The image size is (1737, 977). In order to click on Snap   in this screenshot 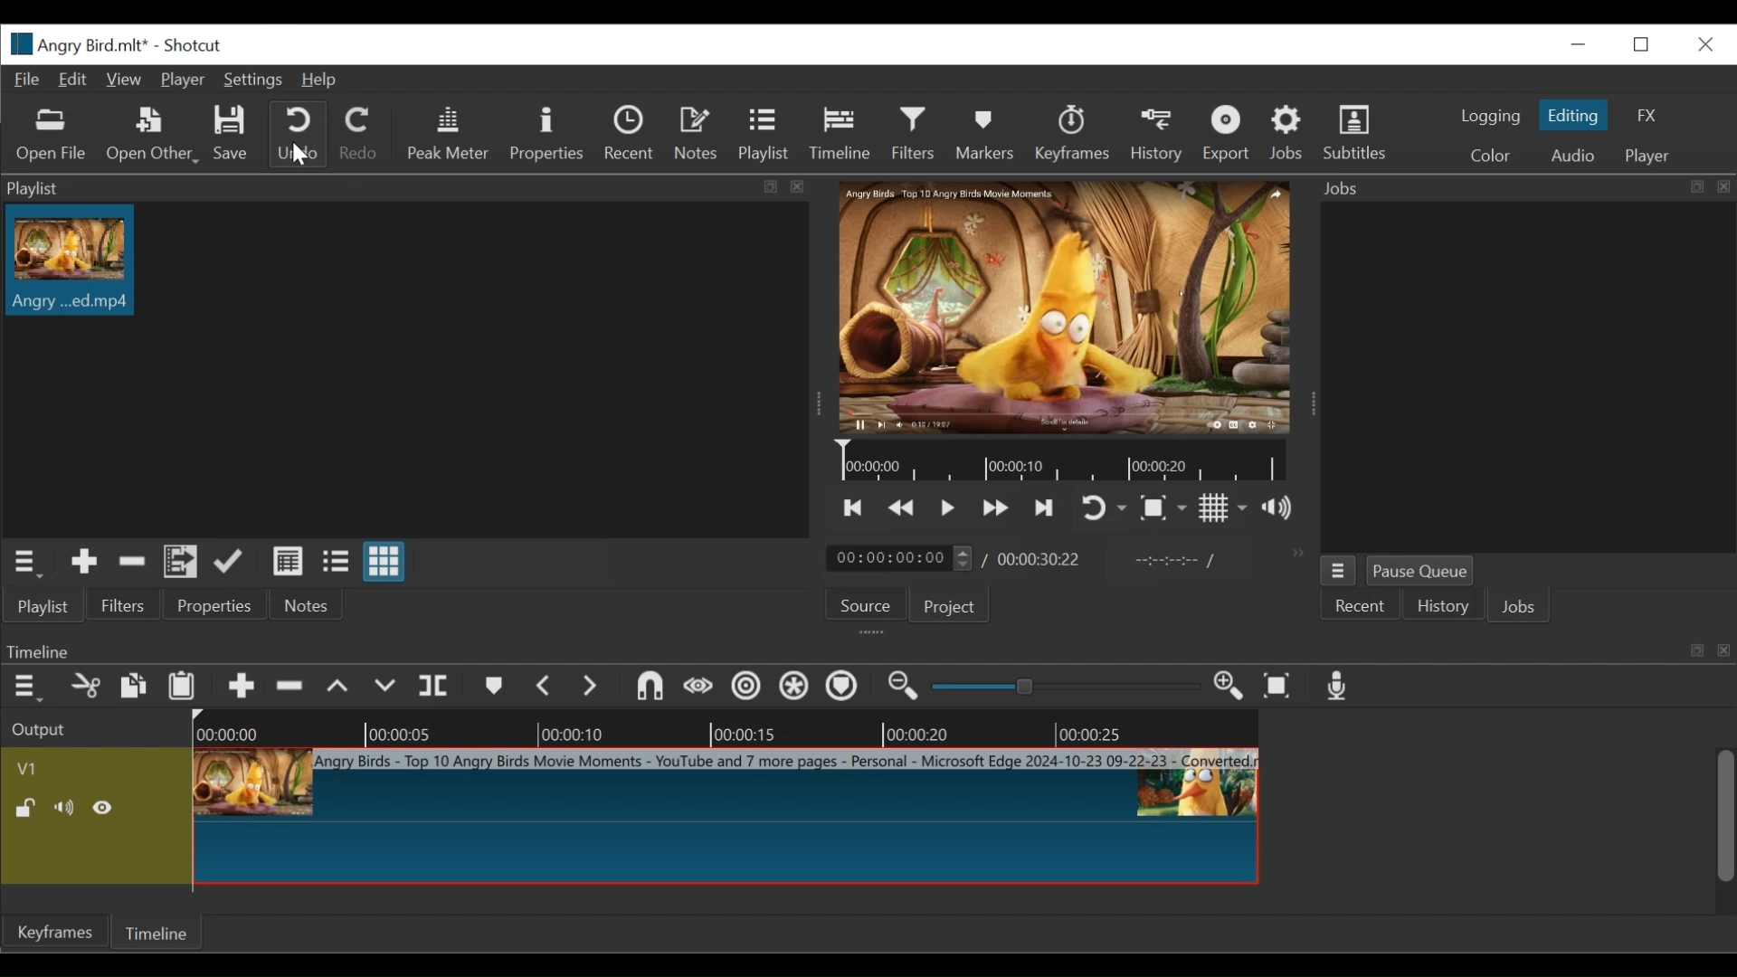, I will do `click(650, 688)`.